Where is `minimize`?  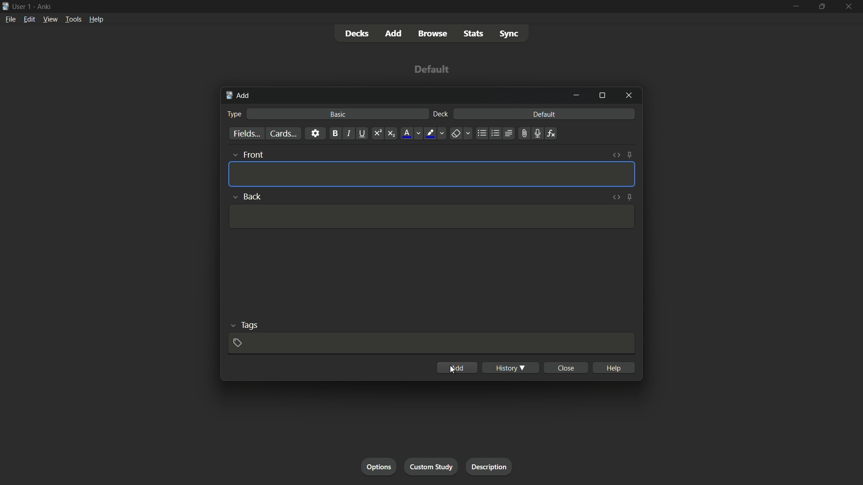 minimize is located at coordinates (796, 6).